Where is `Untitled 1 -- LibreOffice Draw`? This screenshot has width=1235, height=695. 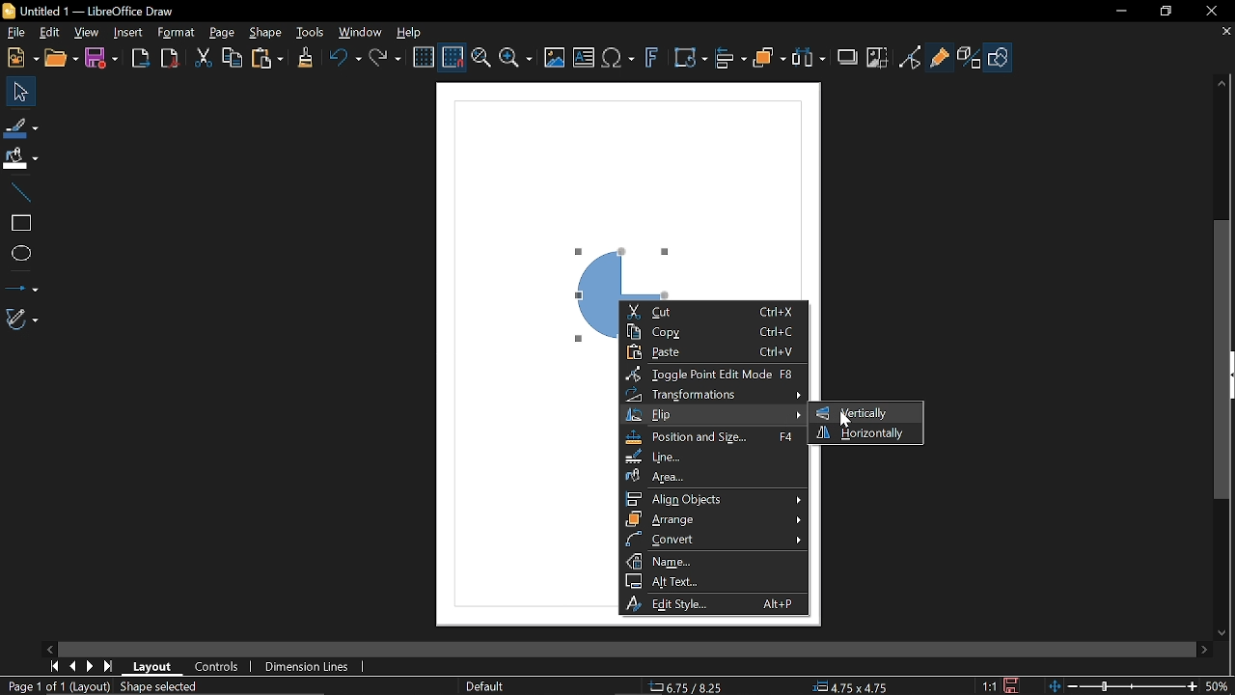
Untitled 1 -- LibreOffice Draw is located at coordinates (108, 10).